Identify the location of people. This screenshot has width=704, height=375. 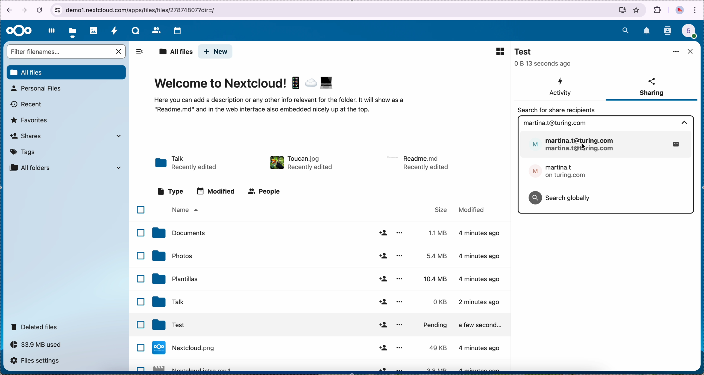
(266, 191).